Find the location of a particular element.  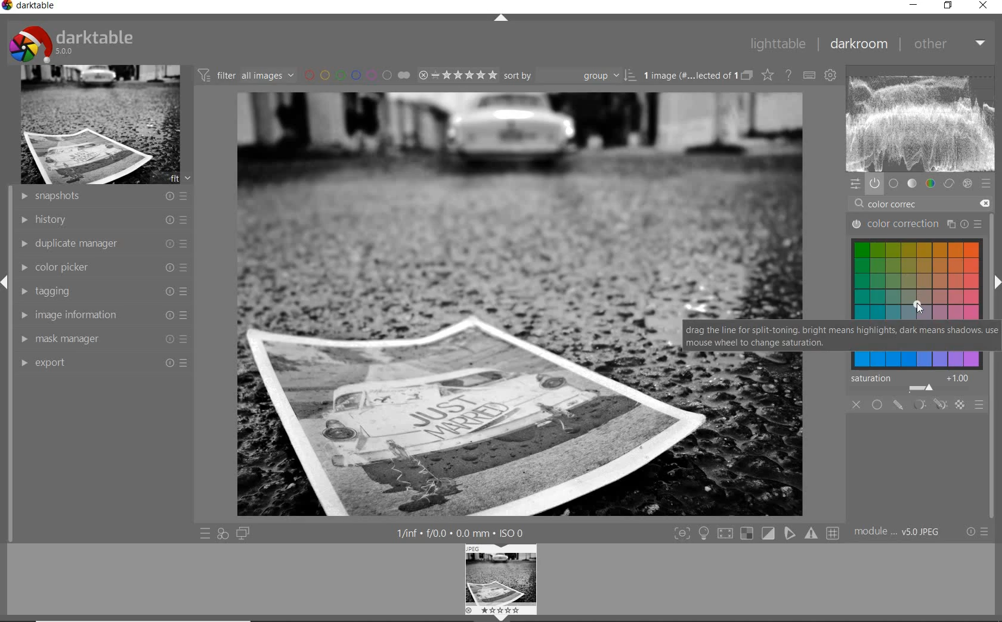

cursor position is located at coordinates (918, 307).